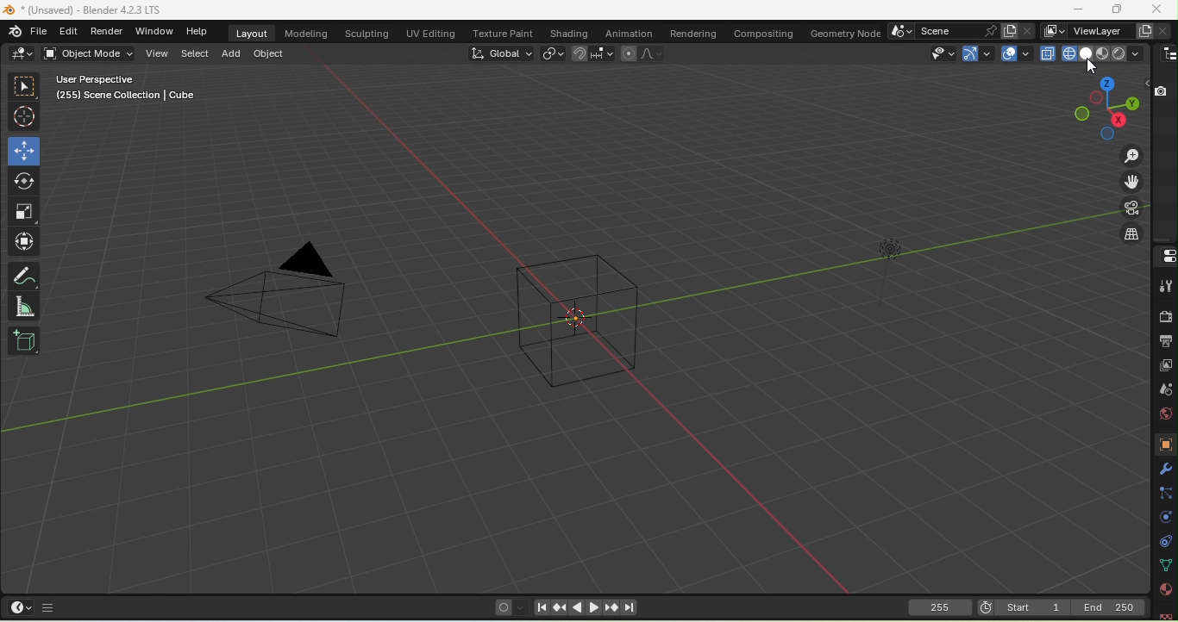 The height and width of the screenshot is (622, 1178). What do you see at coordinates (692, 33) in the screenshot?
I see `Rendering` at bounding box center [692, 33].